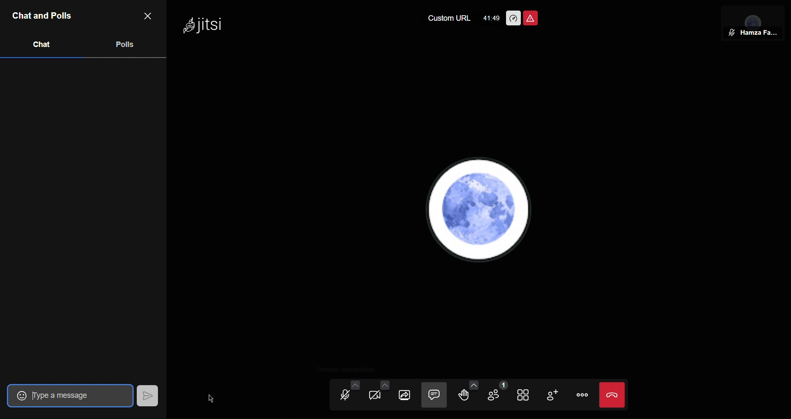  What do you see at coordinates (70, 395) in the screenshot?
I see `Type a message` at bounding box center [70, 395].